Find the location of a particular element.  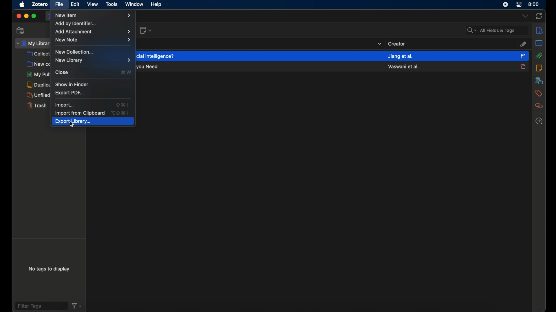

new library menu is located at coordinates (129, 60).